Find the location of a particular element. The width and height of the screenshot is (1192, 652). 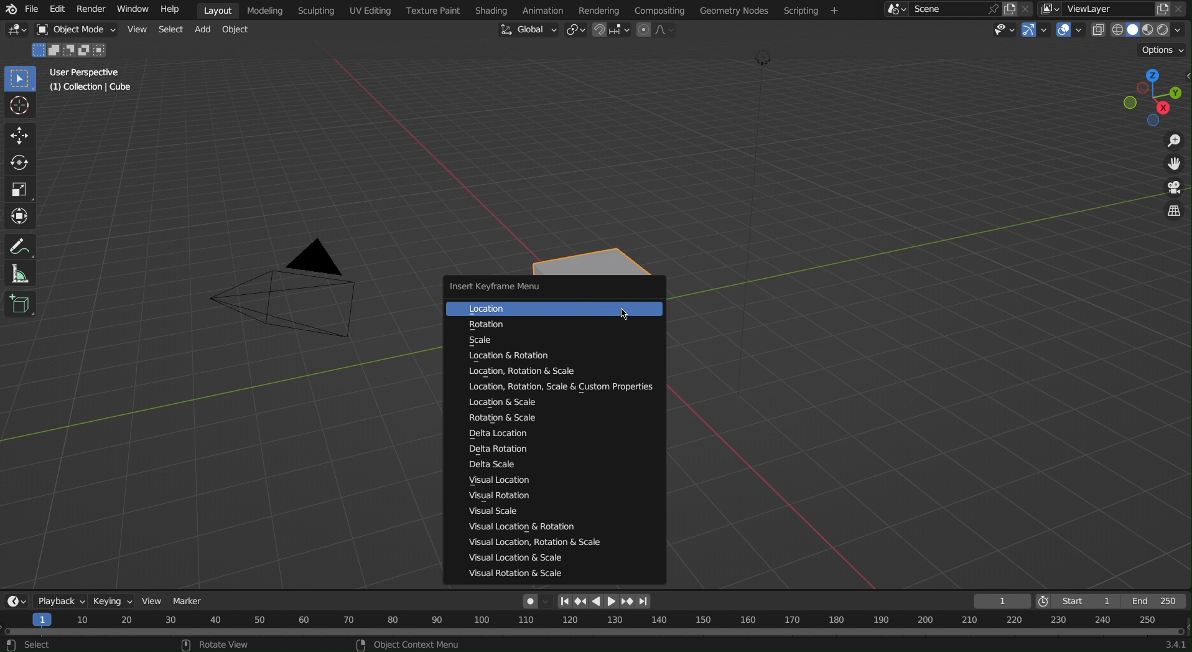

First page is located at coordinates (563, 602).